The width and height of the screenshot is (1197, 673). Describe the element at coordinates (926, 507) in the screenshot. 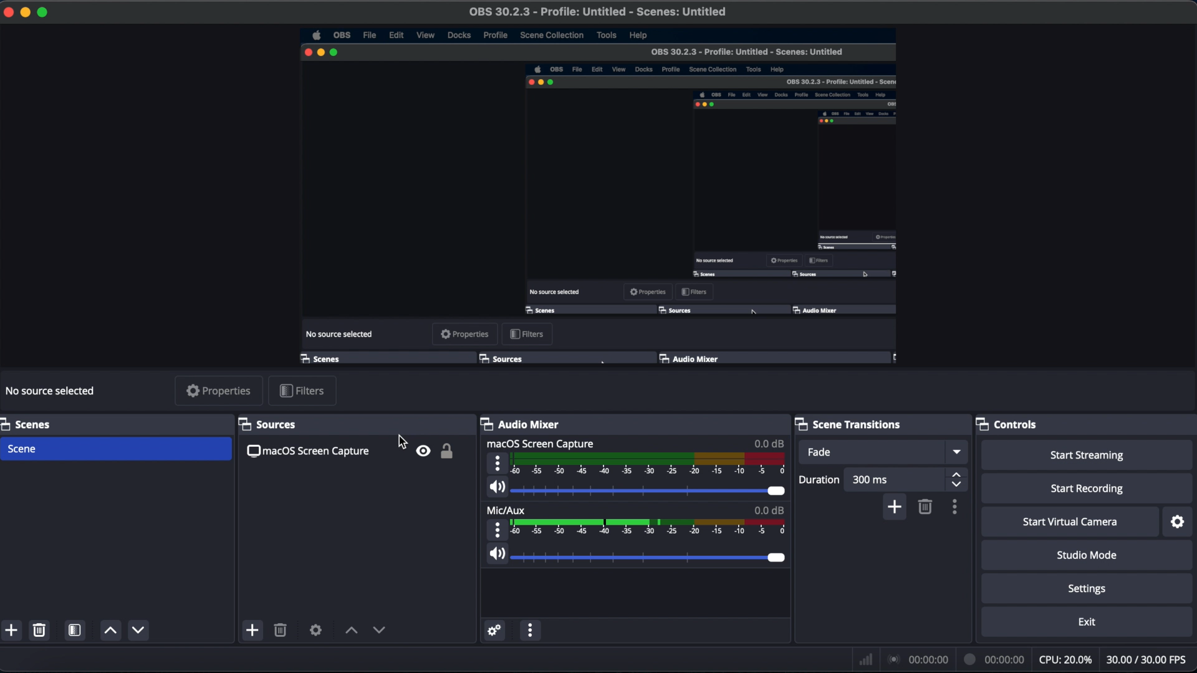

I see `remove configurable transition` at that location.